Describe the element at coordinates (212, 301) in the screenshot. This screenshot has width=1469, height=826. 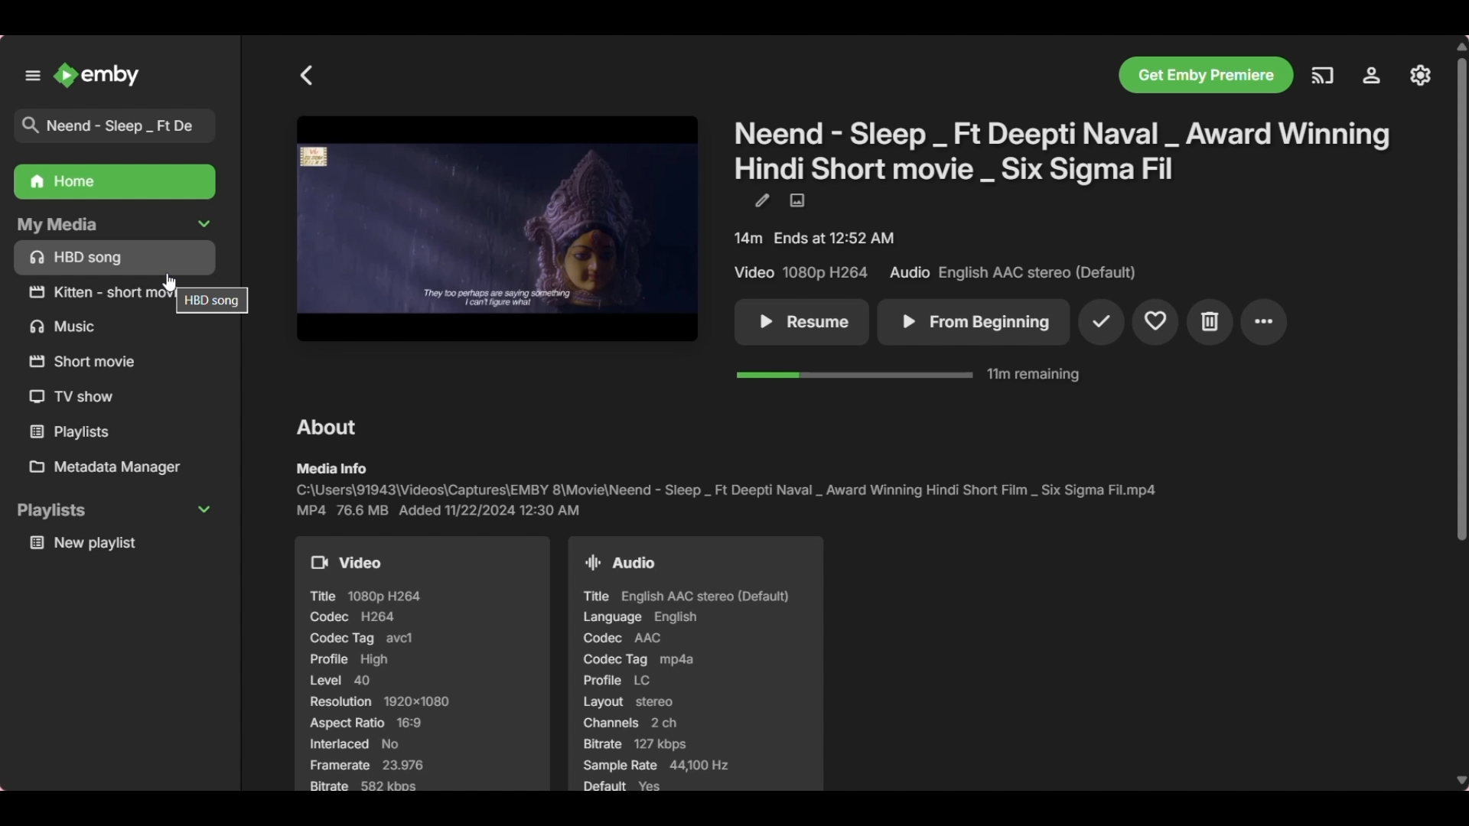
I see `Description of current selection` at that location.